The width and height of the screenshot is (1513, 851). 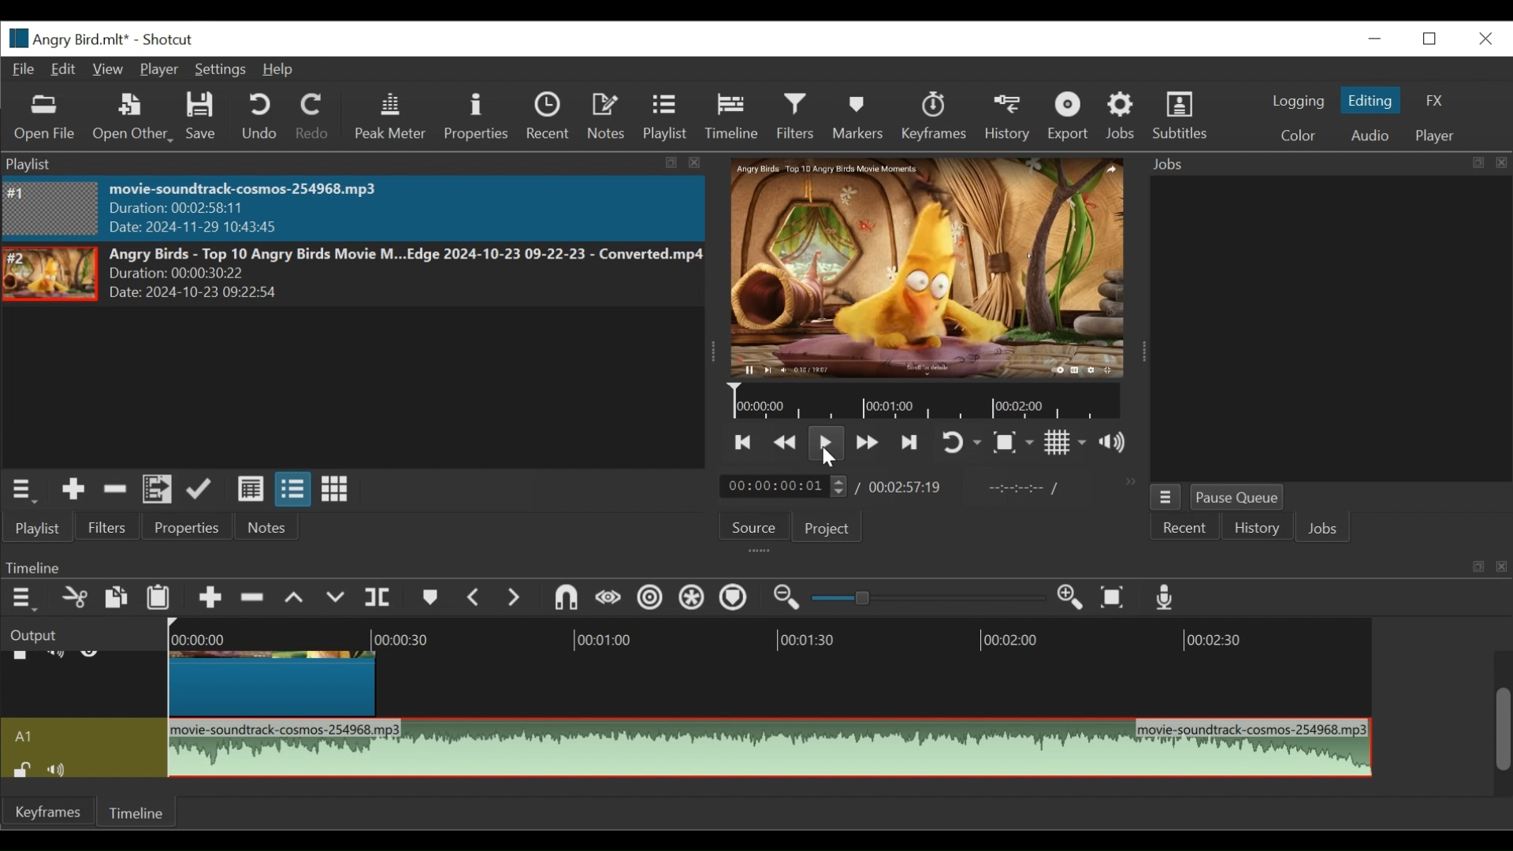 I want to click on Video track, so click(x=84, y=685).